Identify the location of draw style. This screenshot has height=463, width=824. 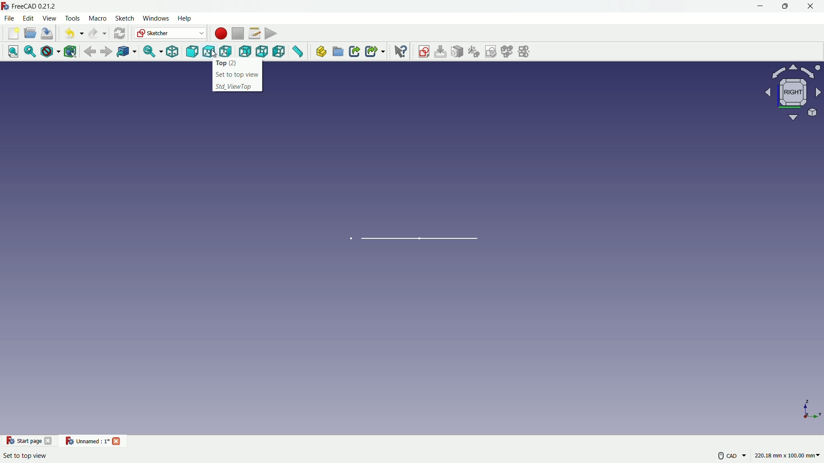
(50, 52).